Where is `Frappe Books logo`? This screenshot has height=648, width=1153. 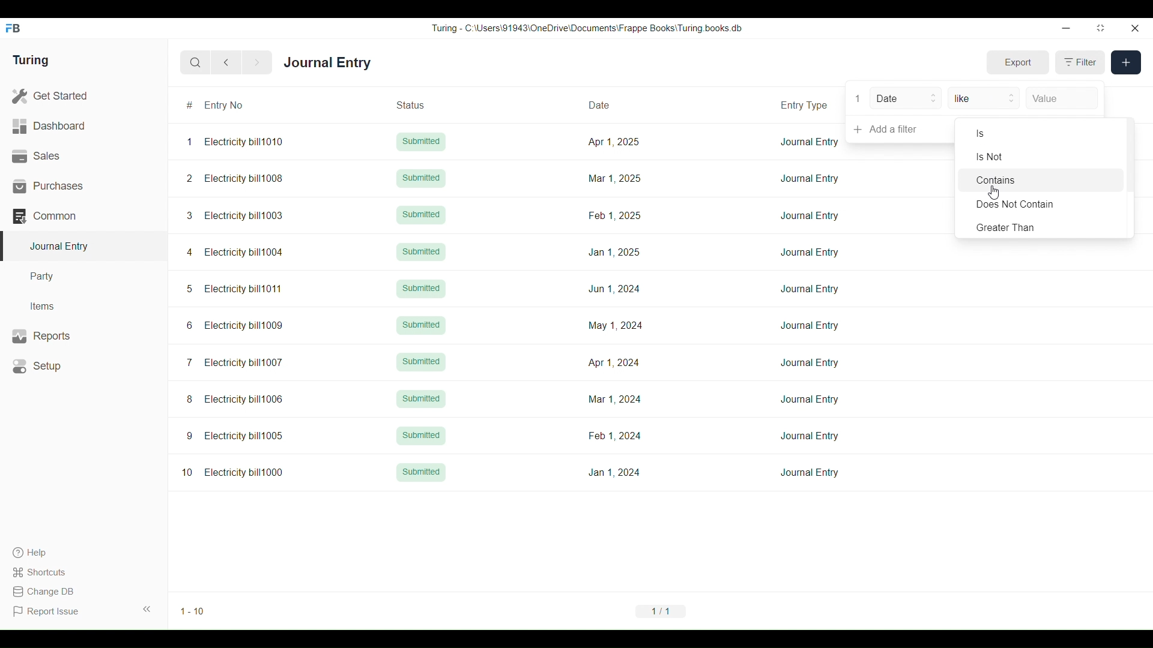 Frappe Books logo is located at coordinates (12, 28).